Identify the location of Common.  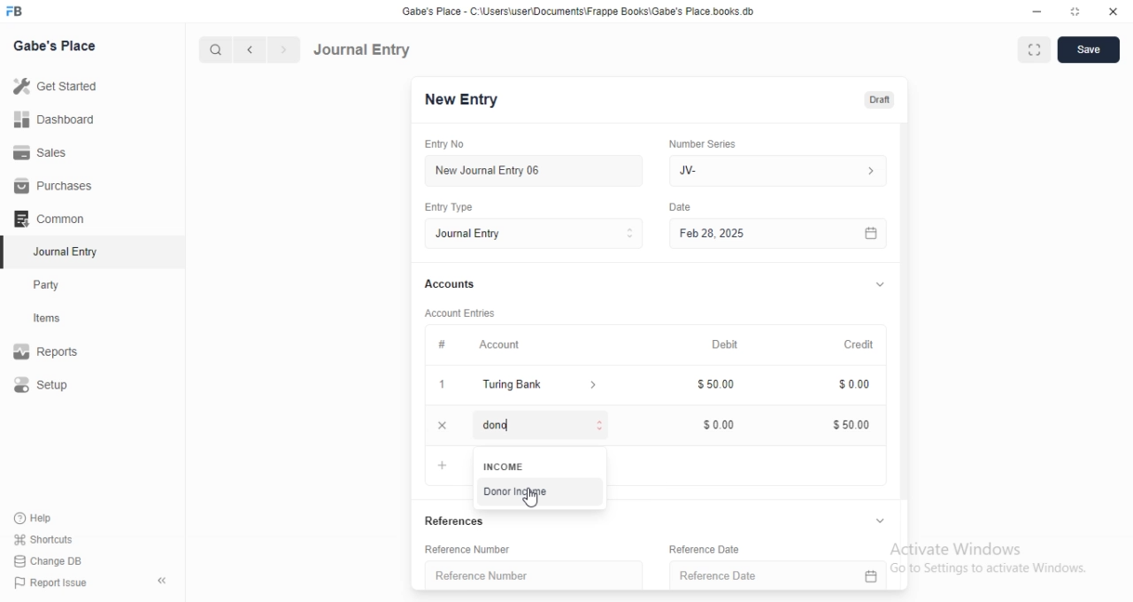
(54, 219).